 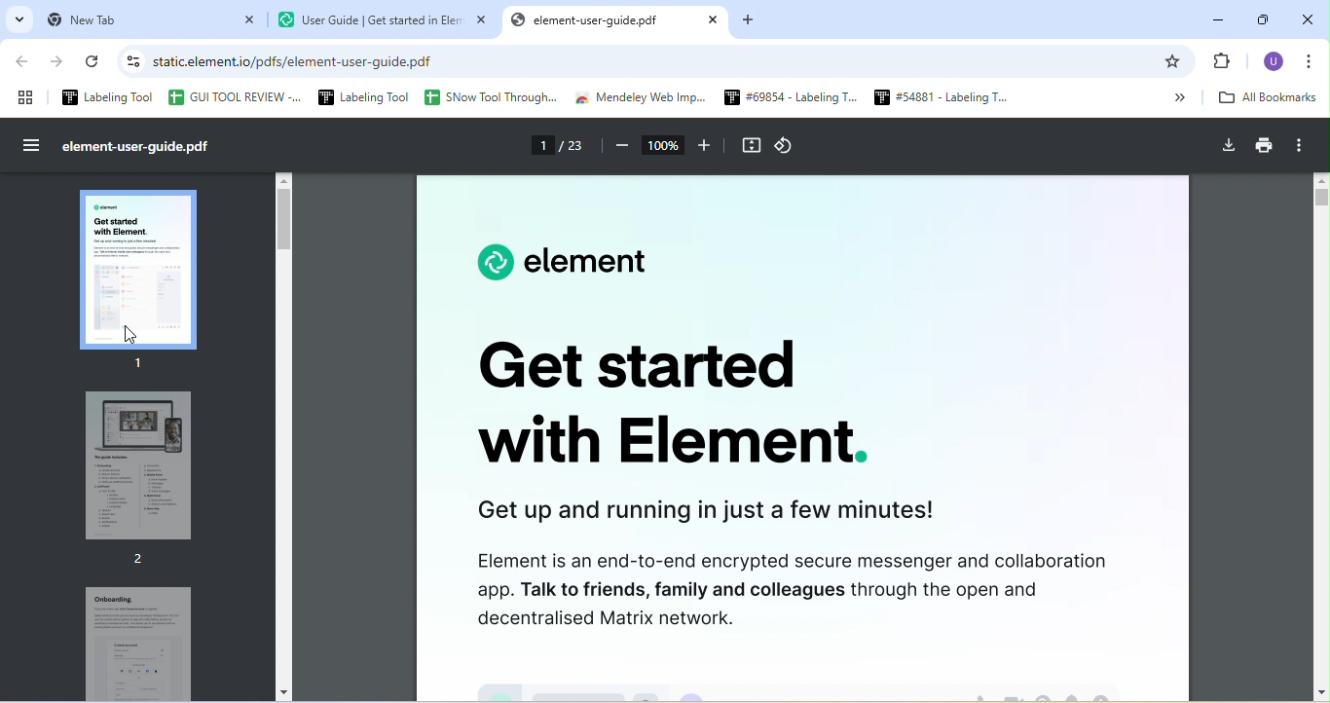 I want to click on See site information, so click(x=130, y=63).